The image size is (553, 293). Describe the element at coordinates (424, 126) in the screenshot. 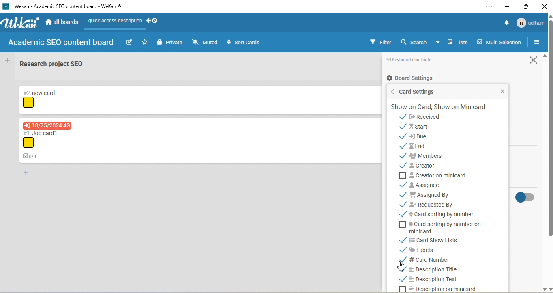

I see `start` at that location.